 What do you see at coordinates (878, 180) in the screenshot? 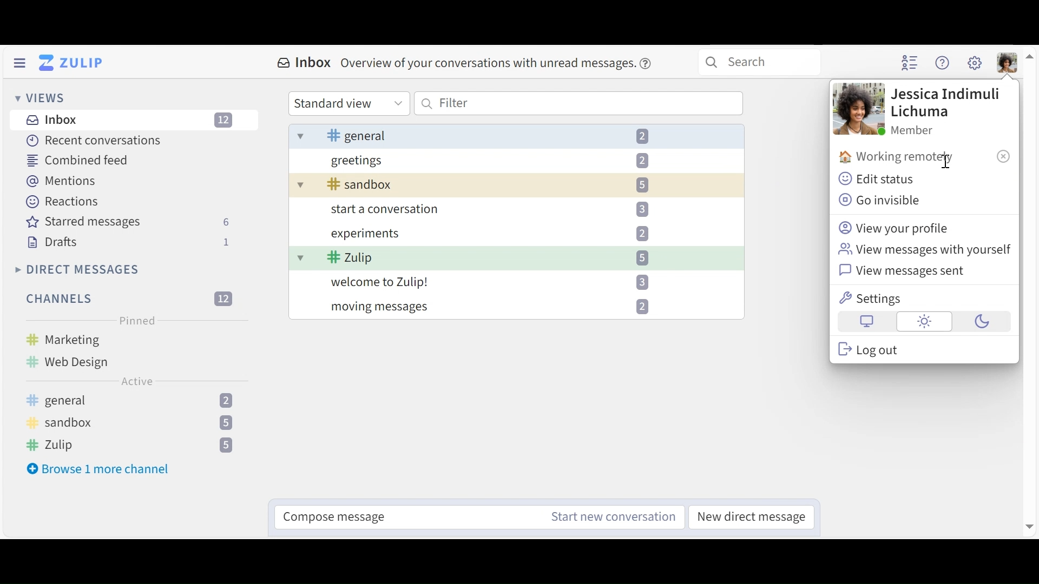
I see `Edit Status` at bounding box center [878, 180].